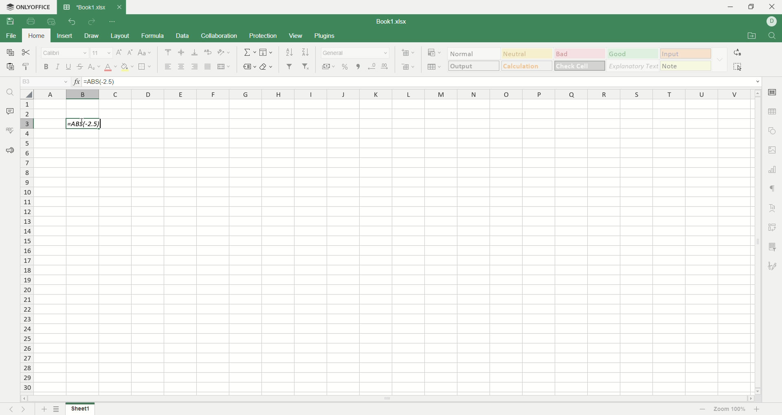 Image resolution: width=782 pixels, height=415 pixels. I want to click on redo, so click(92, 21).